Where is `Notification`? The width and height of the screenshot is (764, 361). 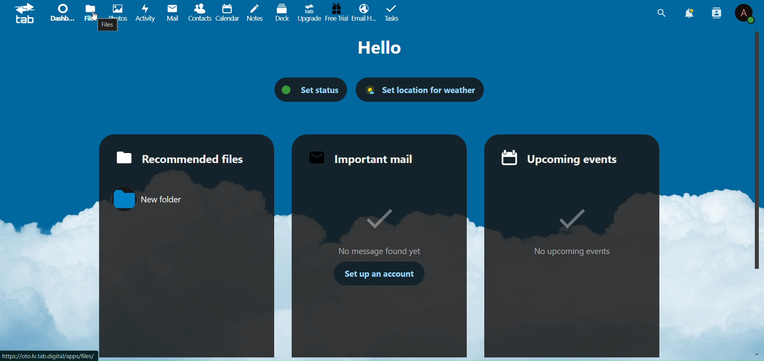 Notification is located at coordinates (690, 13).